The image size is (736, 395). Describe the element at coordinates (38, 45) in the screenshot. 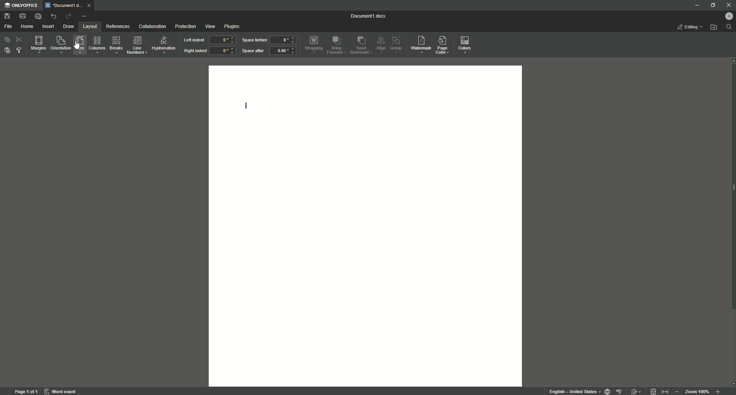

I see `Margins` at that location.